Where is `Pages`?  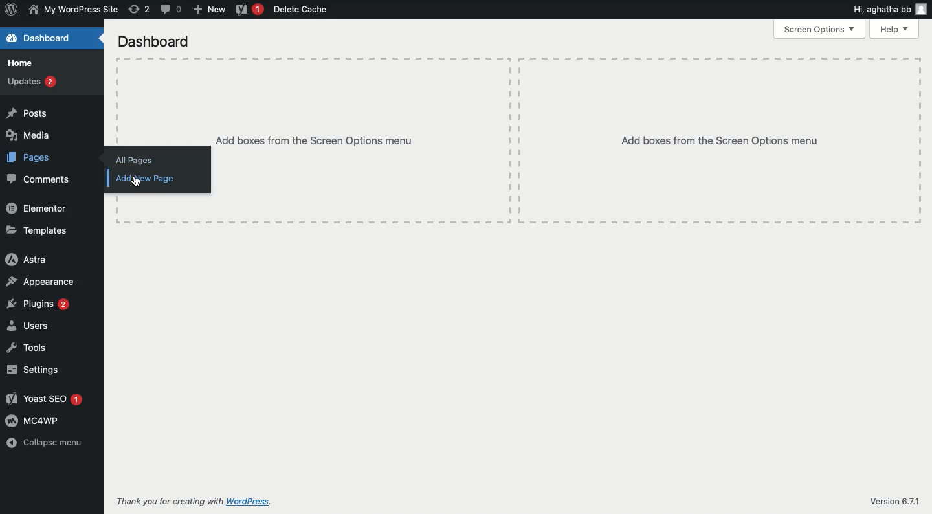 Pages is located at coordinates (30, 157).